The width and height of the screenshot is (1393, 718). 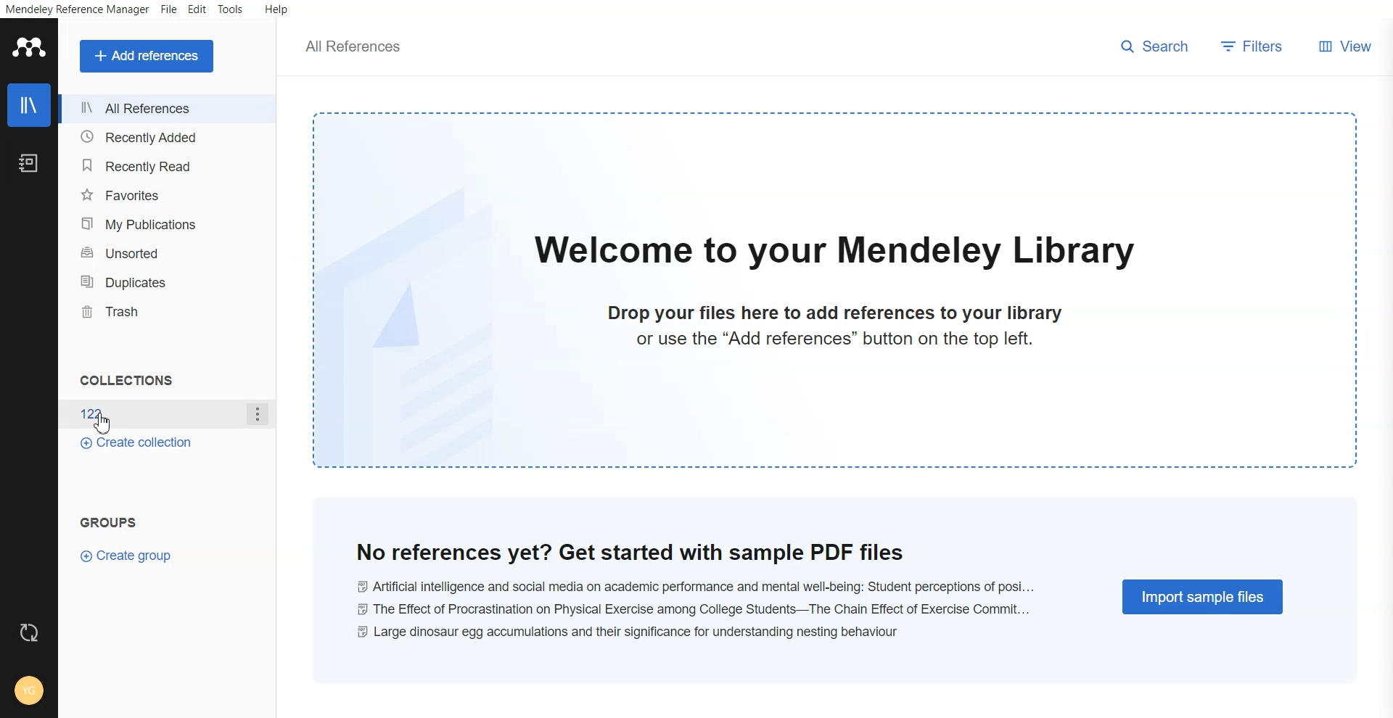 What do you see at coordinates (414, 319) in the screenshot?
I see `file watermark background image` at bounding box center [414, 319].